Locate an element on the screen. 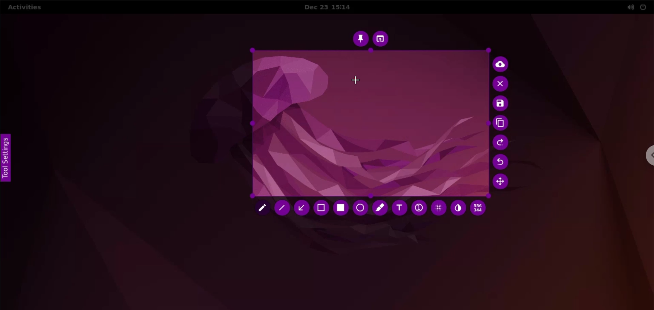 This screenshot has height=310, width=654. selection is located at coordinates (323, 208).